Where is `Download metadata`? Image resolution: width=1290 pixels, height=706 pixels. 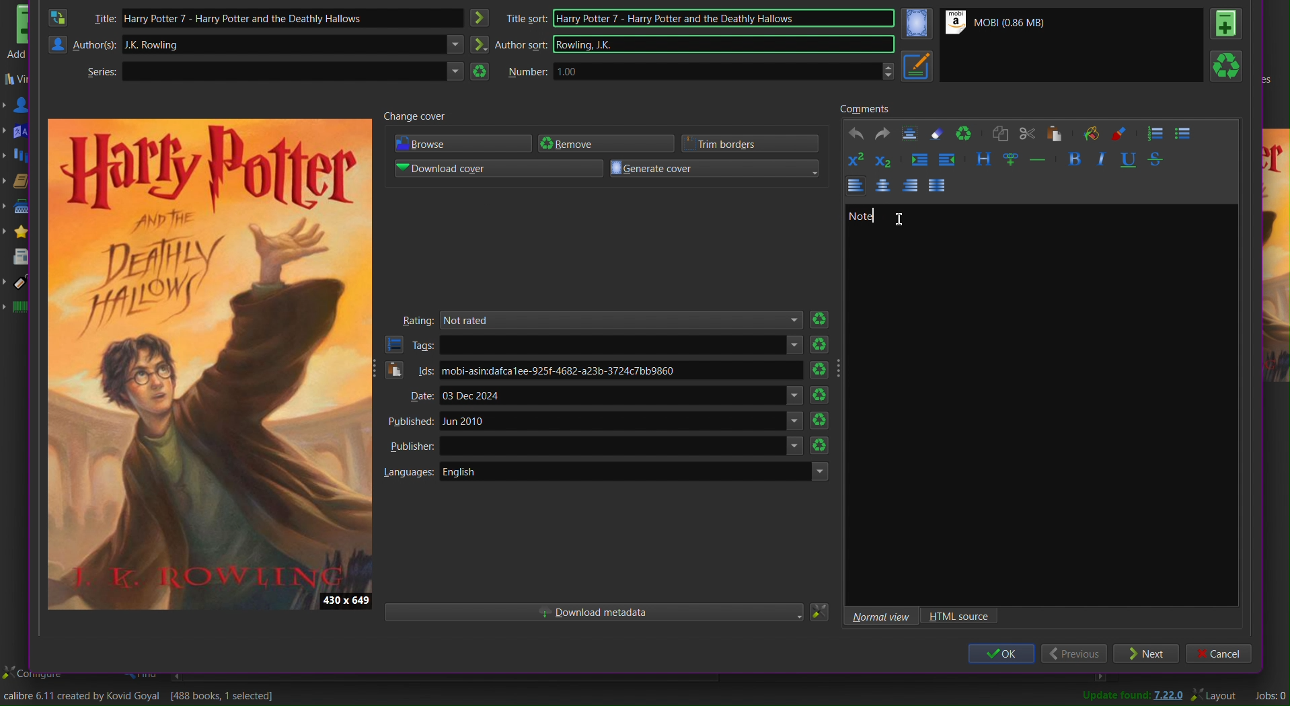
Download metadata is located at coordinates (591, 613).